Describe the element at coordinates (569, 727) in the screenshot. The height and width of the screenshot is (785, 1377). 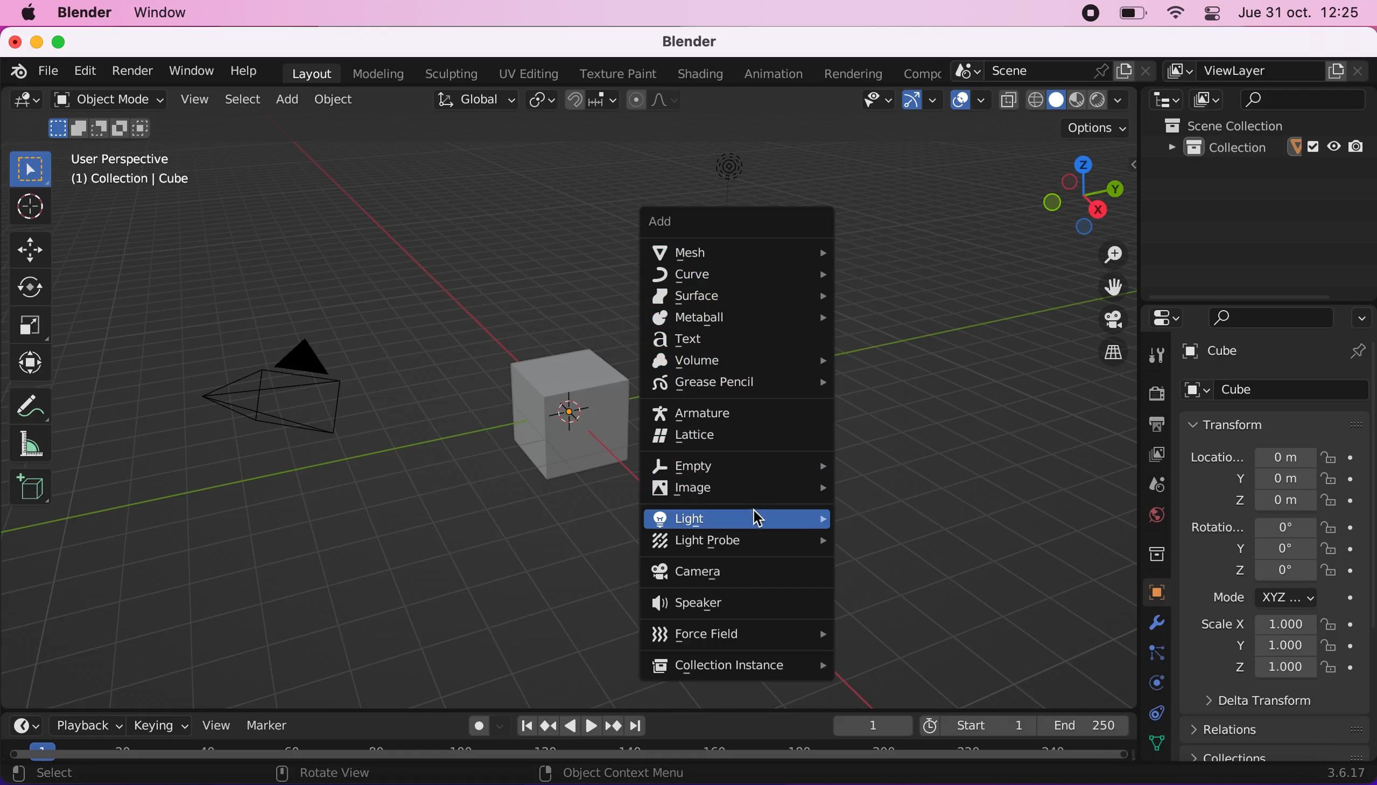
I see `Play animation` at that location.